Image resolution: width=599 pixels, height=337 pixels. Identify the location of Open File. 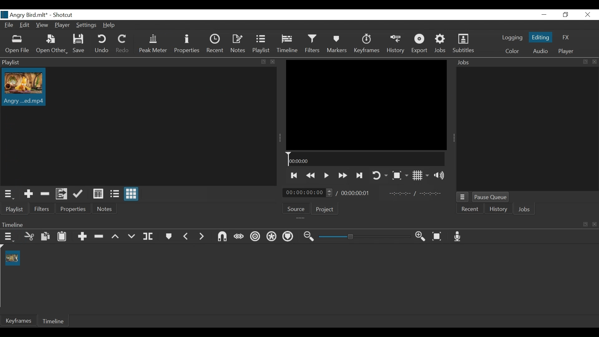
(17, 45).